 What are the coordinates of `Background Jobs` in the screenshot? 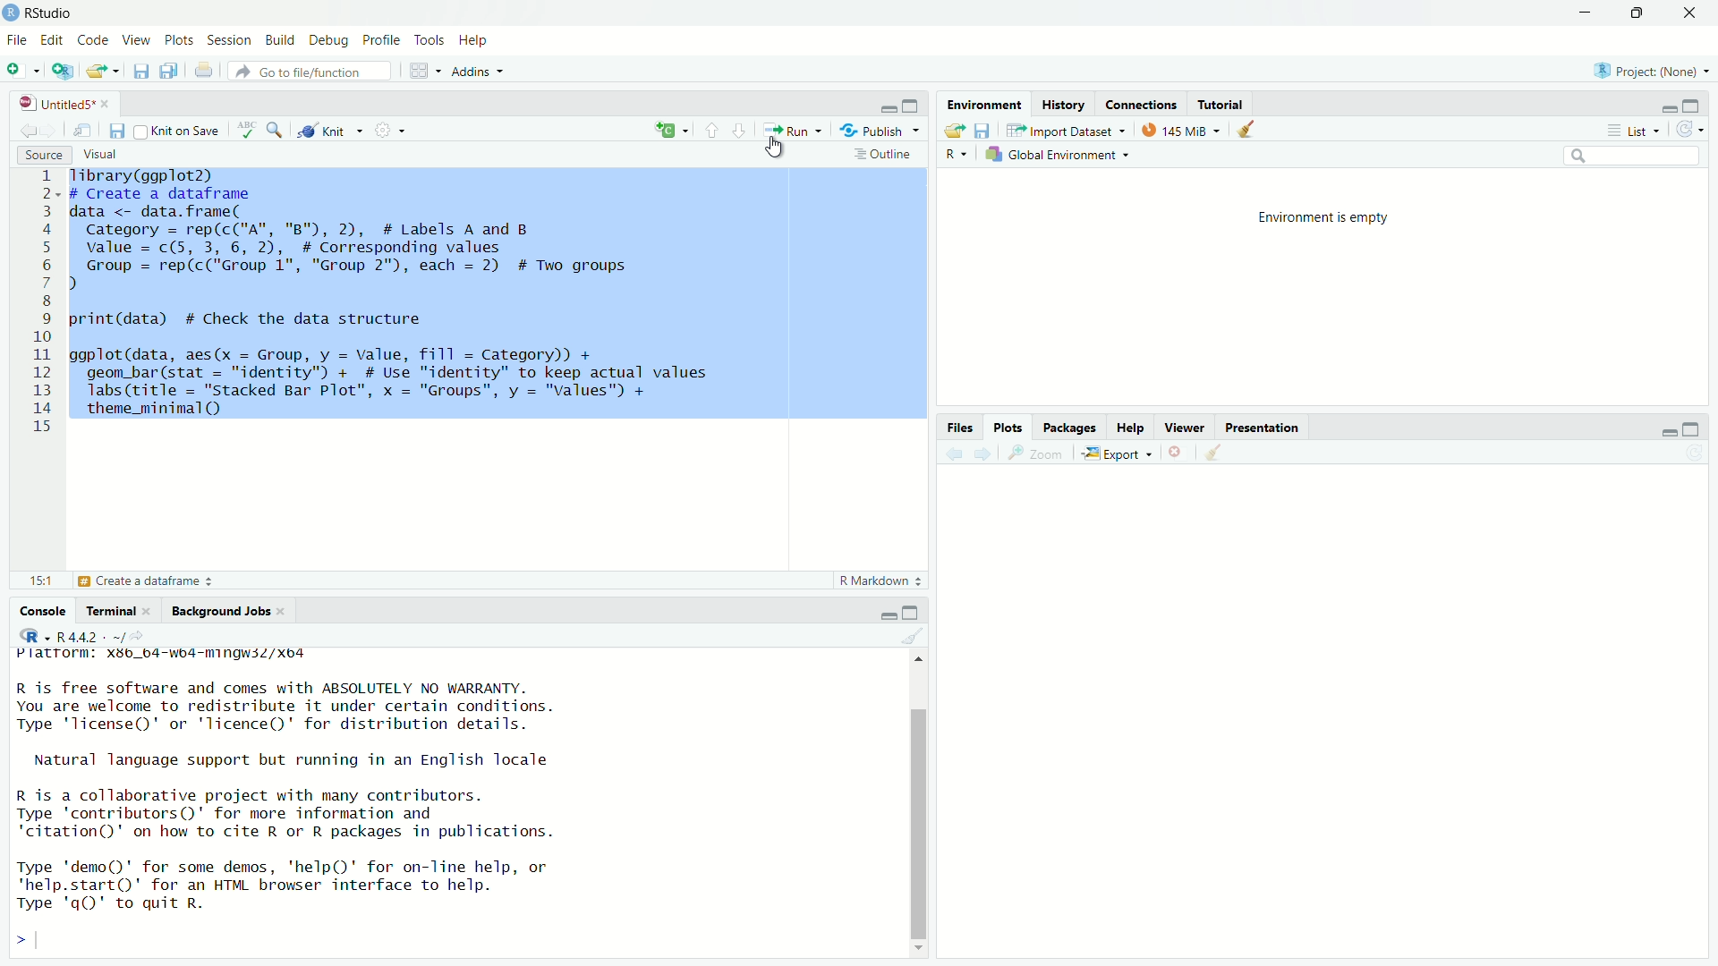 It's located at (224, 610).